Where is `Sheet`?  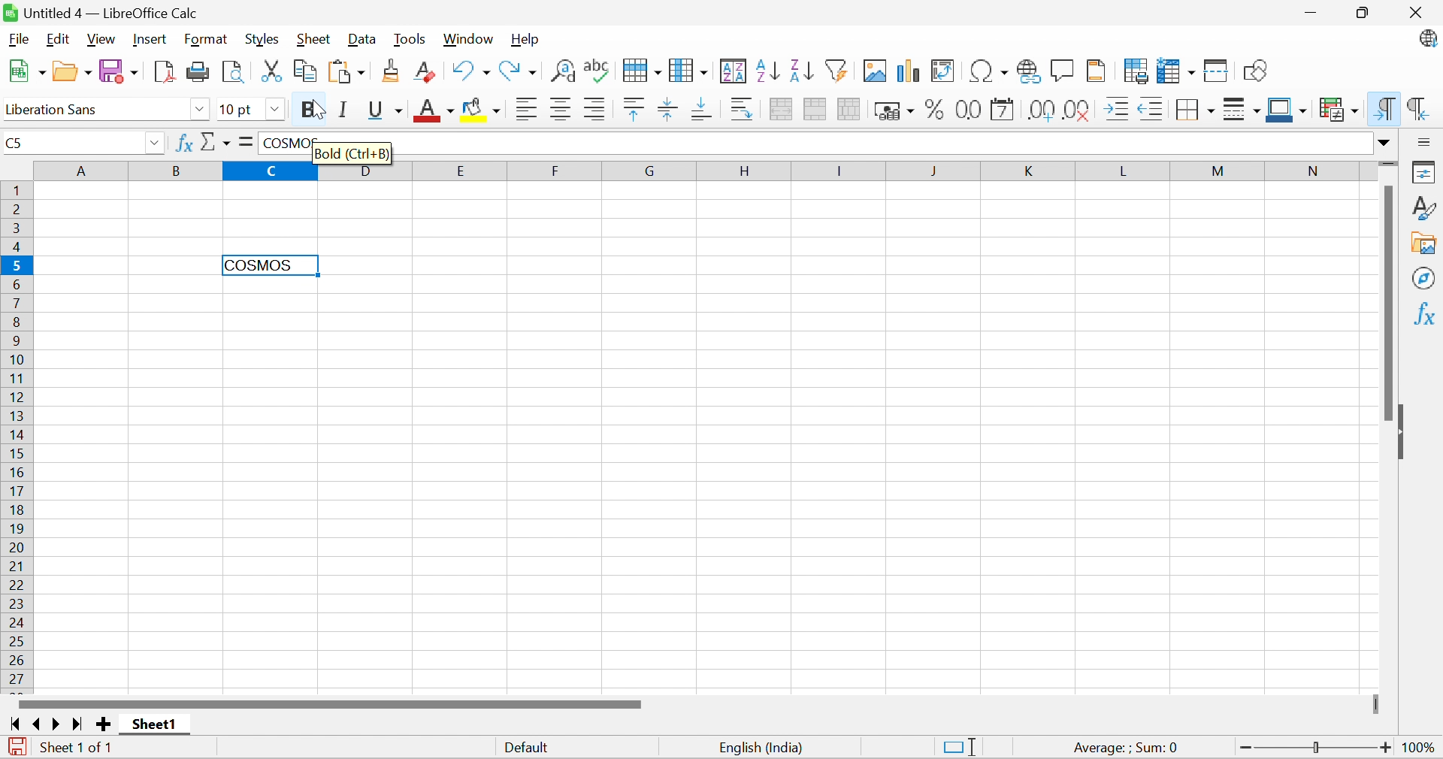
Sheet is located at coordinates (313, 40).